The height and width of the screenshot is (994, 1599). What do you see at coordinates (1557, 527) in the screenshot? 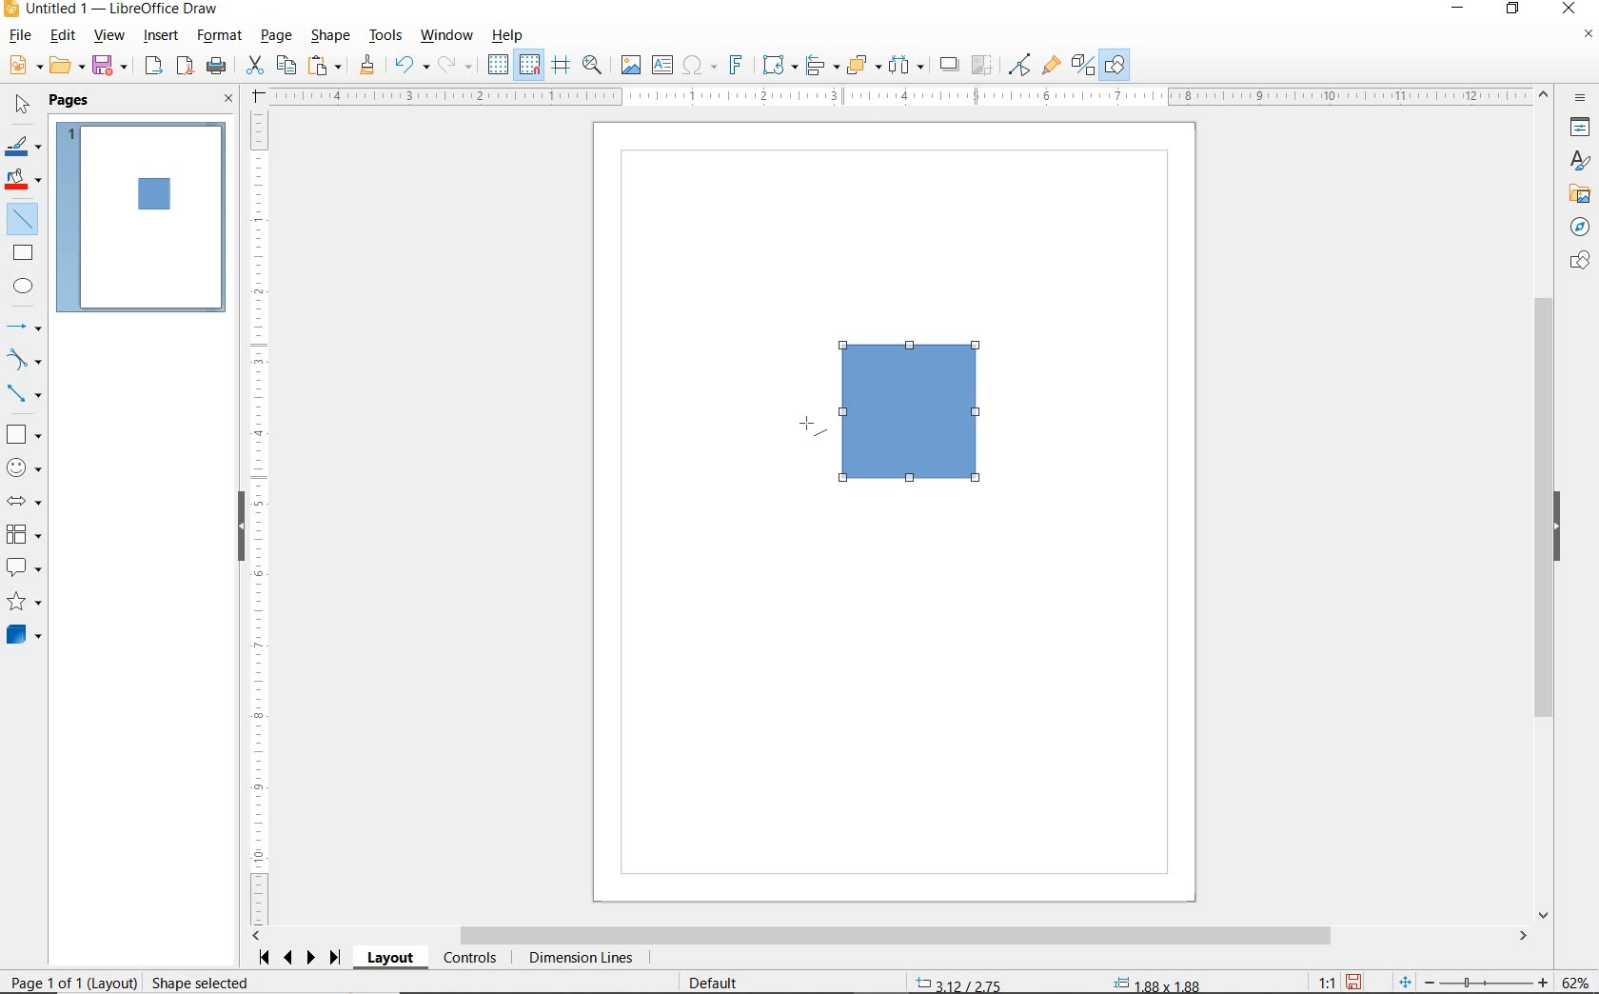
I see `HIDE` at bounding box center [1557, 527].